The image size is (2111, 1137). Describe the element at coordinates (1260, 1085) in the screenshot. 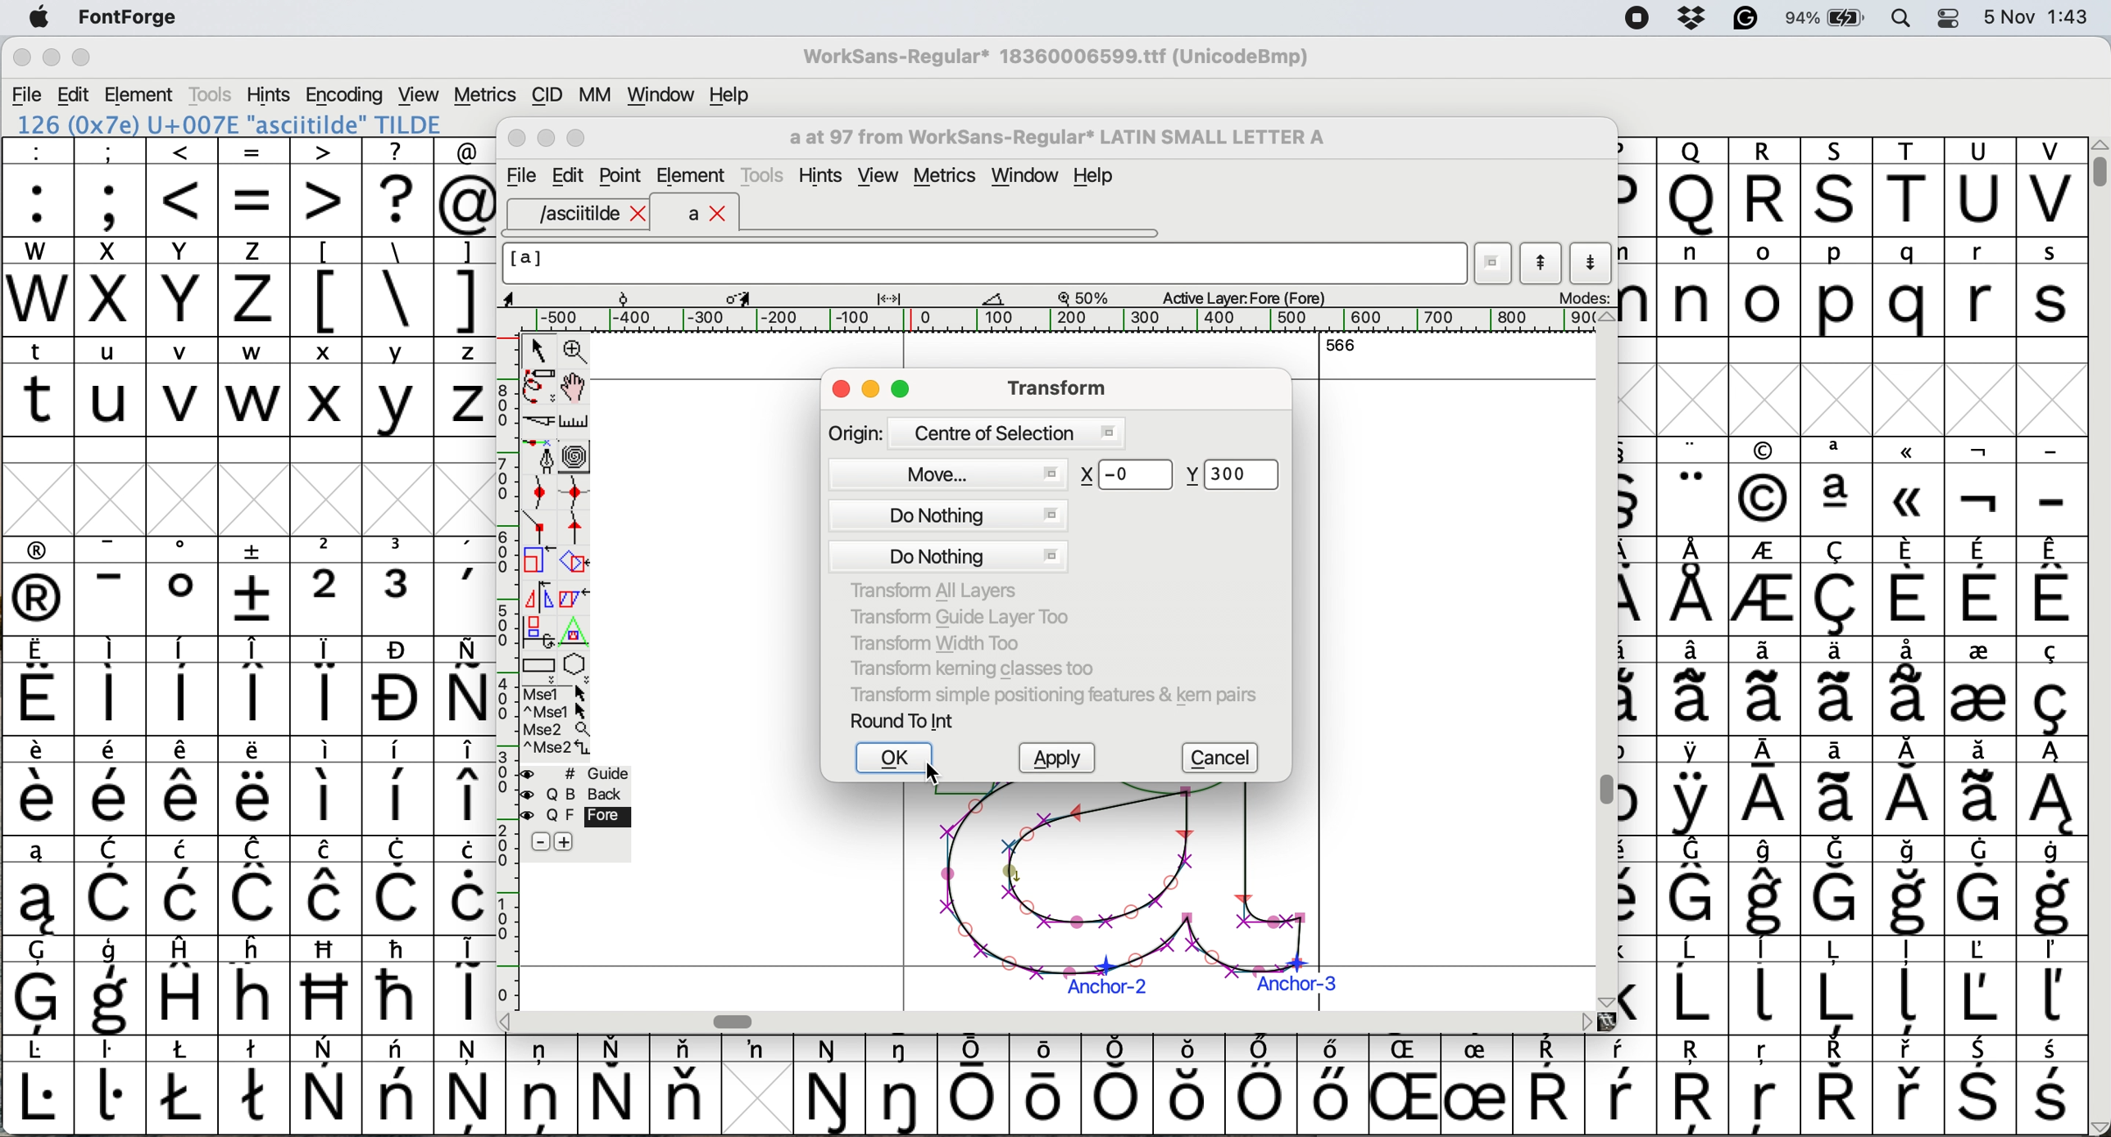

I see `symbol` at that location.